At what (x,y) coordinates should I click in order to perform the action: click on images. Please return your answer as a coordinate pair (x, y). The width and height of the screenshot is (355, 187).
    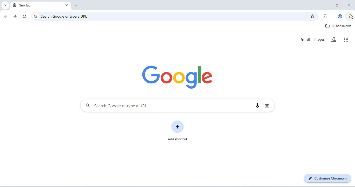
    Looking at the image, I should click on (319, 39).